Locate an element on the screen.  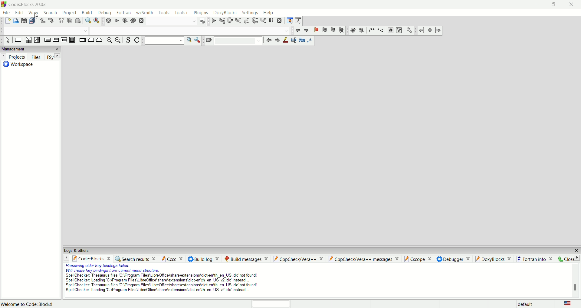
settings is located at coordinates (409, 30).